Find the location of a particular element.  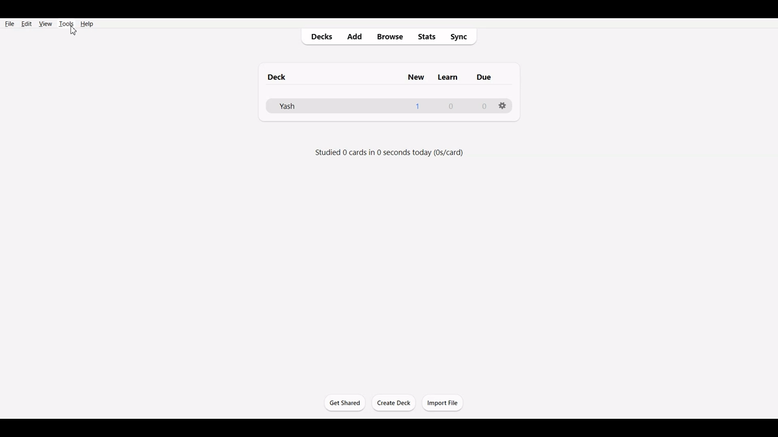

Edit is located at coordinates (26, 24).